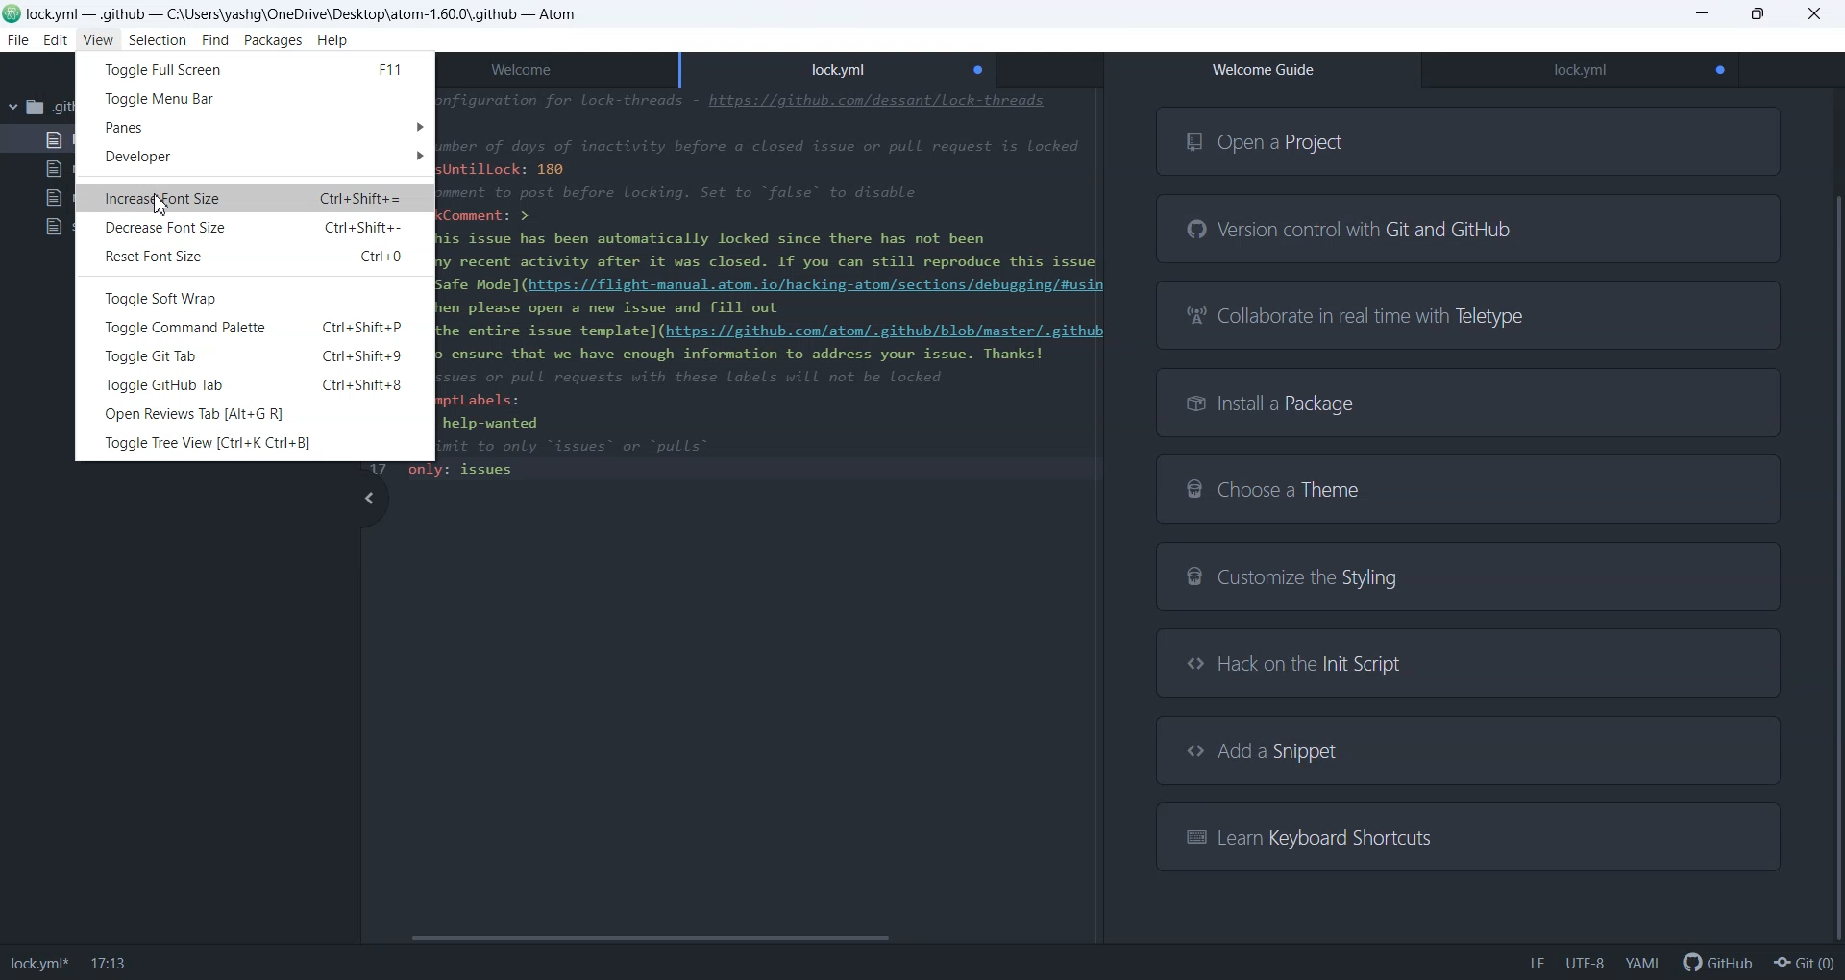 The image size is (1845, 980). What do you see at coordinates (255, 229) in the screenshot?
I see `Decreased font size` at bounding box center [255, 229].